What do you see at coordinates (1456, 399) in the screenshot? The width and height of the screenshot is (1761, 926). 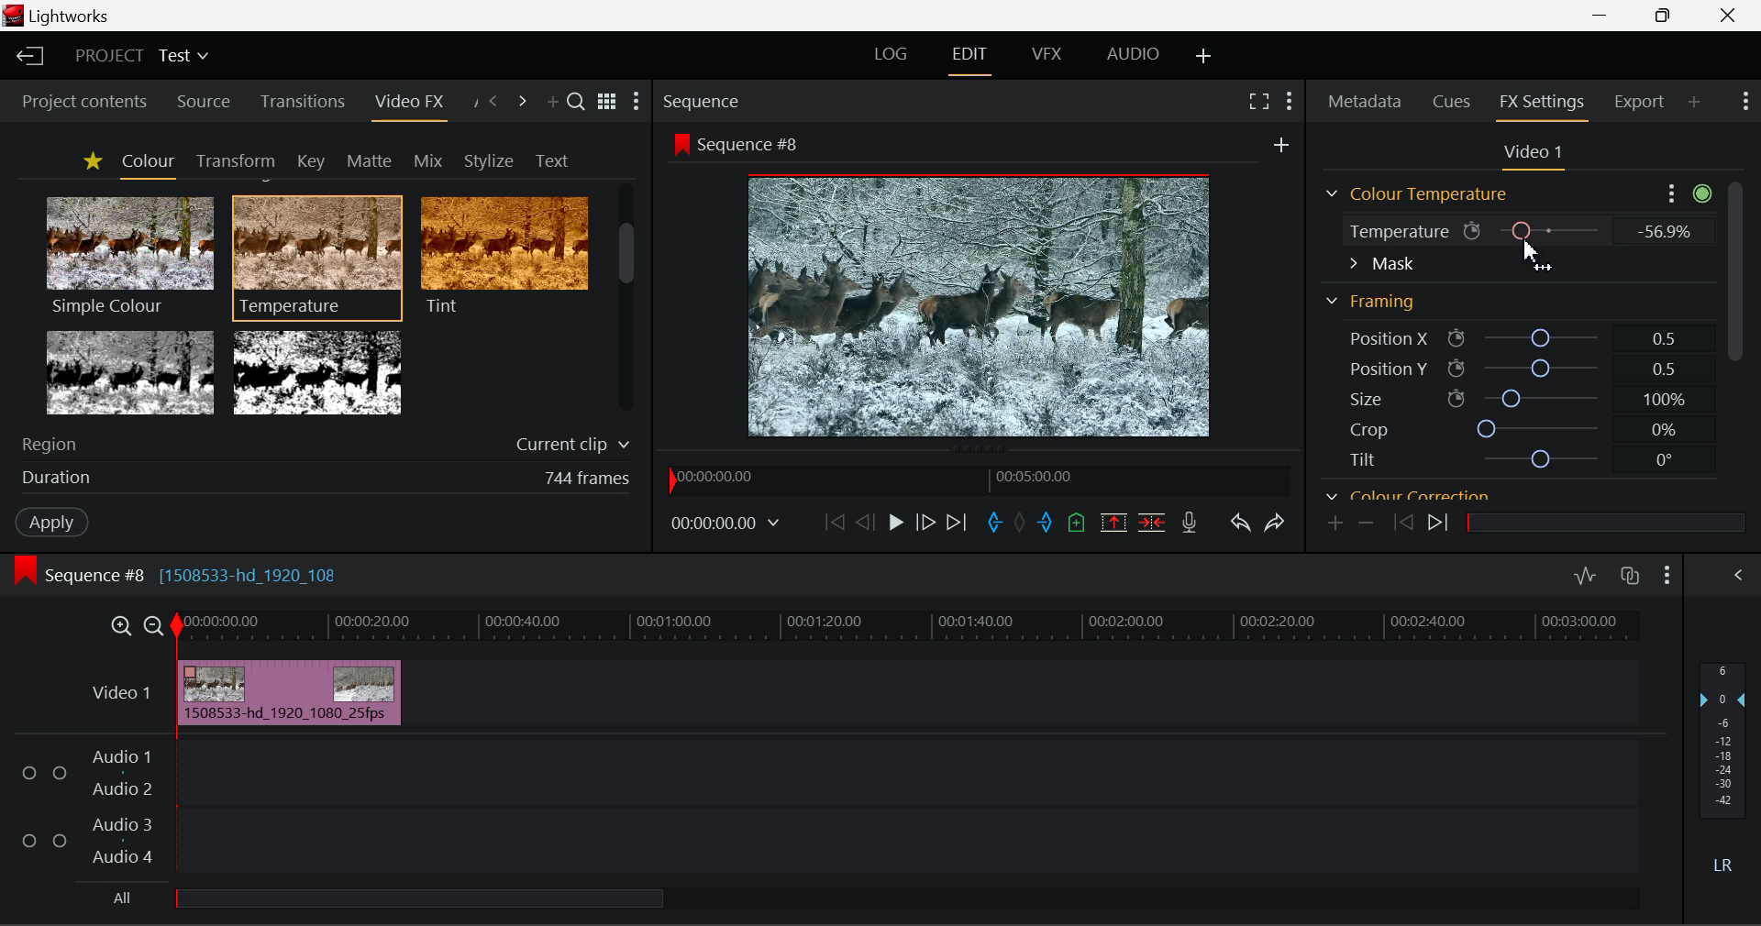 I see `icon` at bounding box center [1456, 399].